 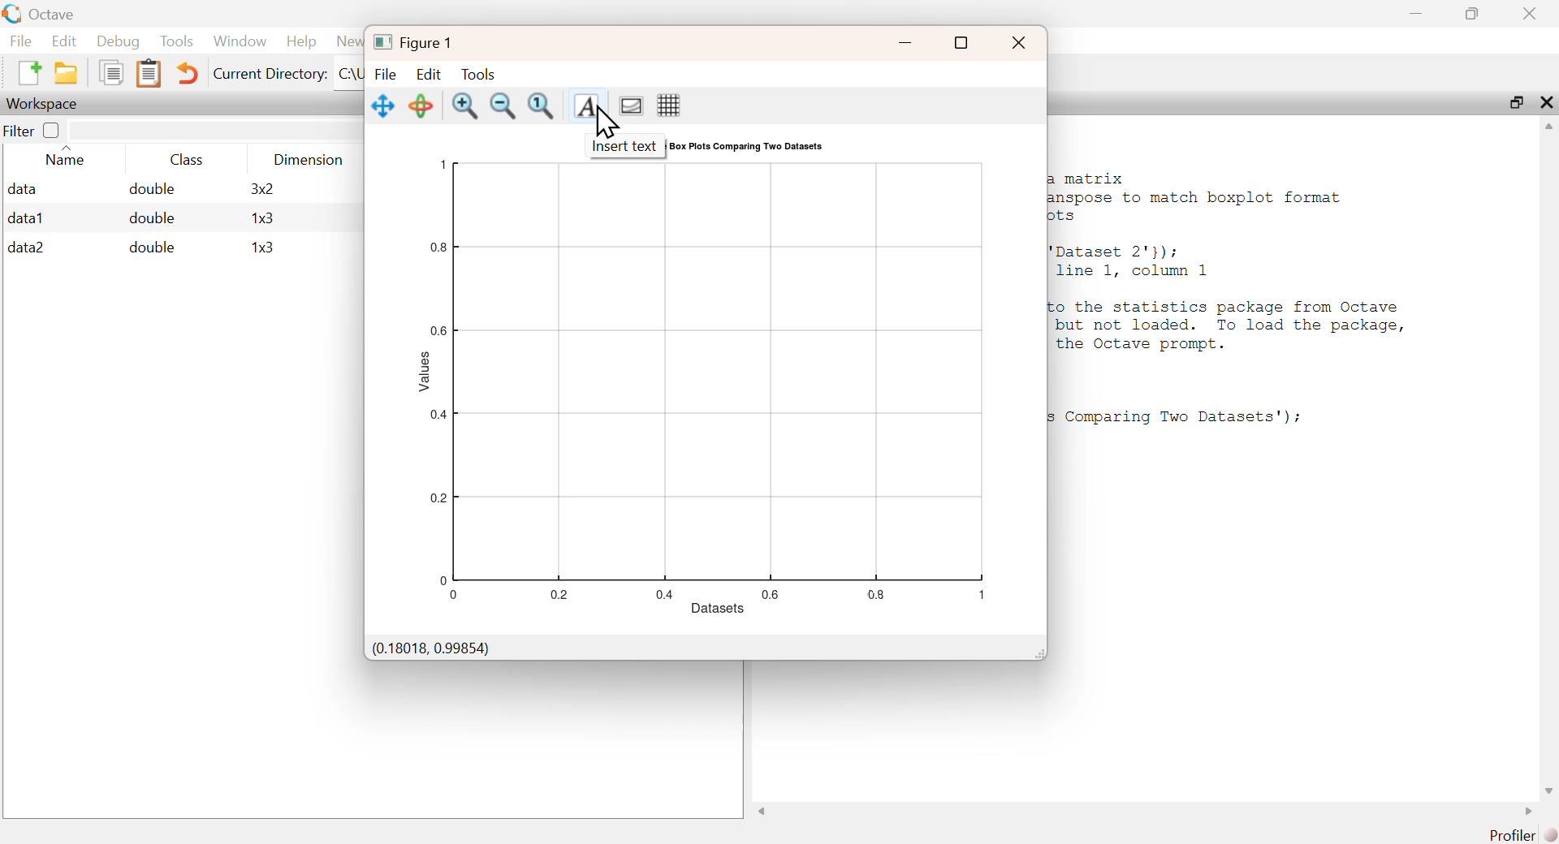 What do you see at coordinates (66, 73) in the screenshot?
I see `New Folder` at bounding box center [66, 73].